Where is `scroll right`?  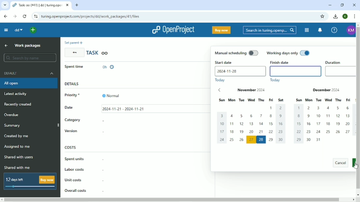
scroll right is located at coordinates (352, 200).